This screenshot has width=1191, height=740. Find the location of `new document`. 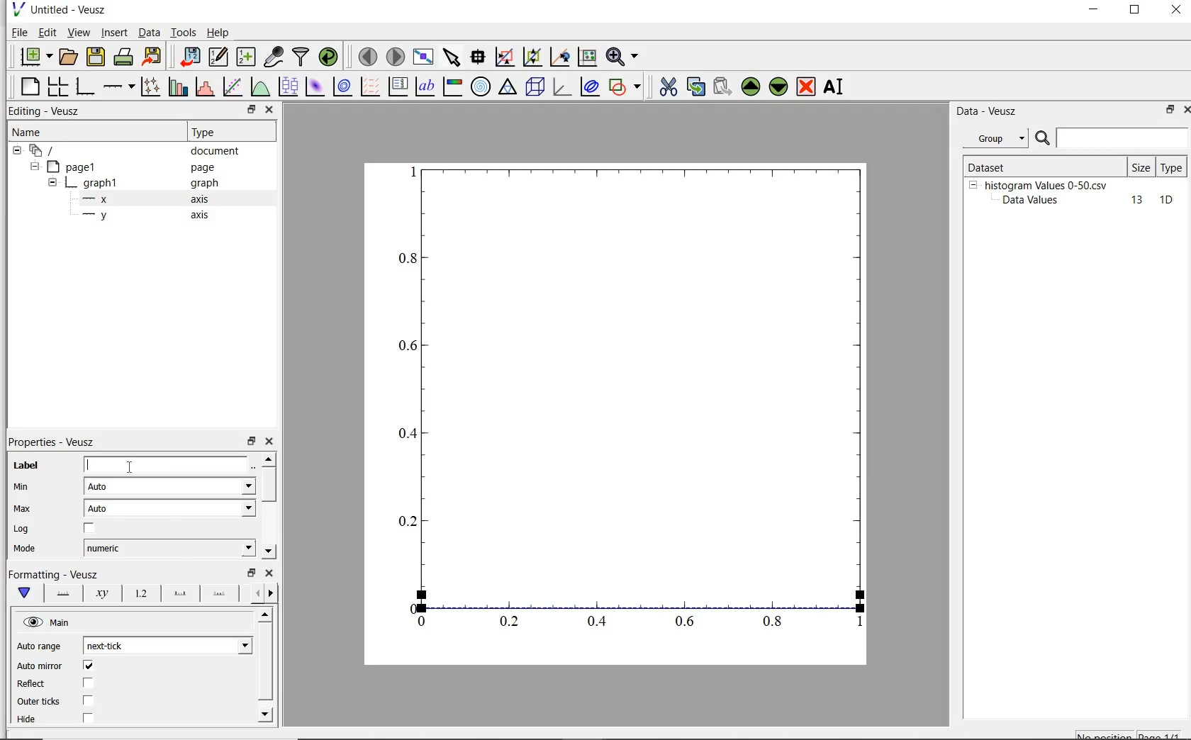

new document is located at coordinates (35, 56).